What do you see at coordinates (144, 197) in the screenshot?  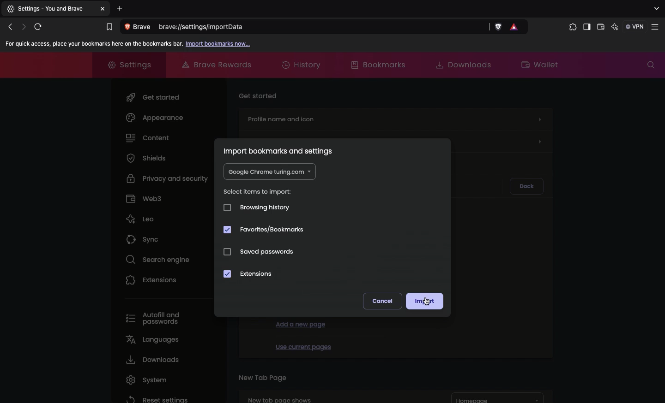 I see `Web3` at bounding box center [144, 197].